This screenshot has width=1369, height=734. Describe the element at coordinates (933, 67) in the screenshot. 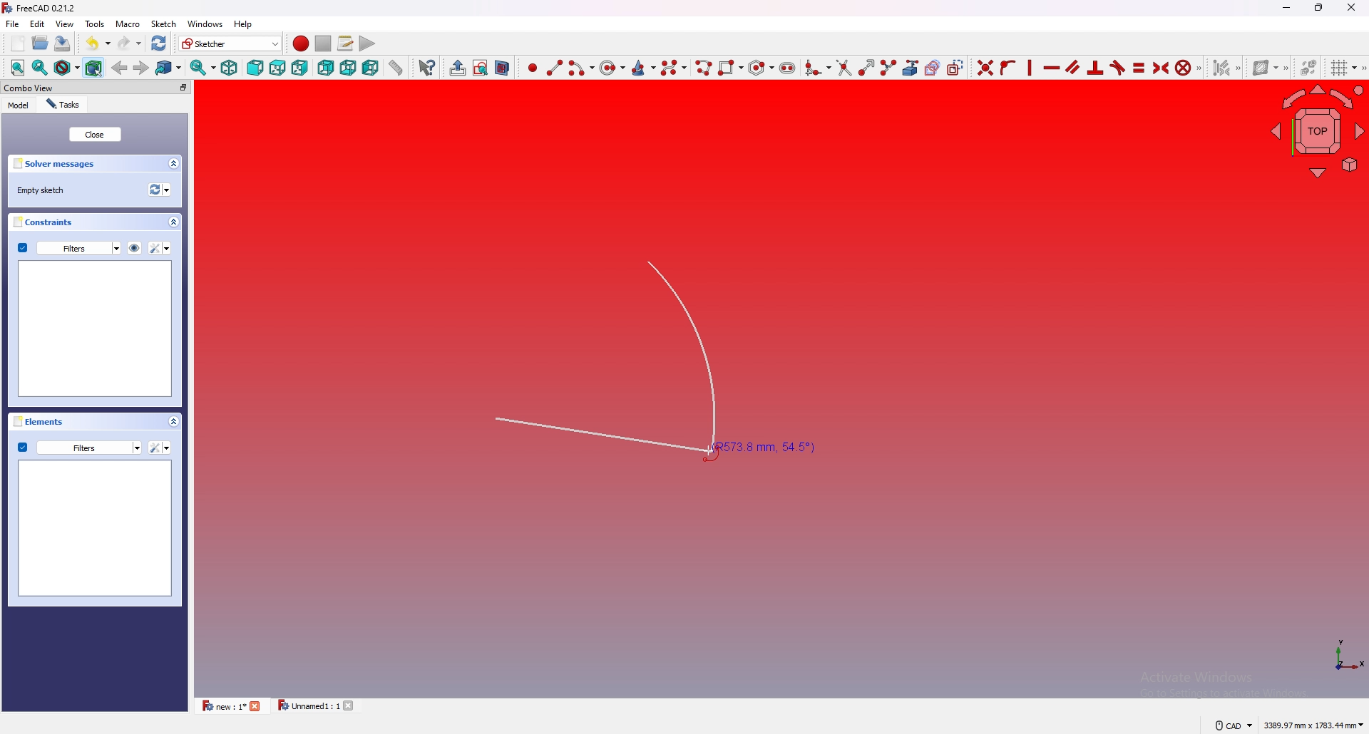

I see `create carbon copy` at that location.